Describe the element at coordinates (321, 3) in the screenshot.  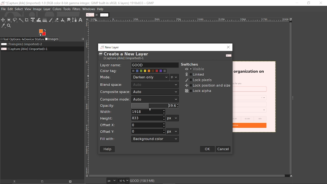
I see `Close` at that location.